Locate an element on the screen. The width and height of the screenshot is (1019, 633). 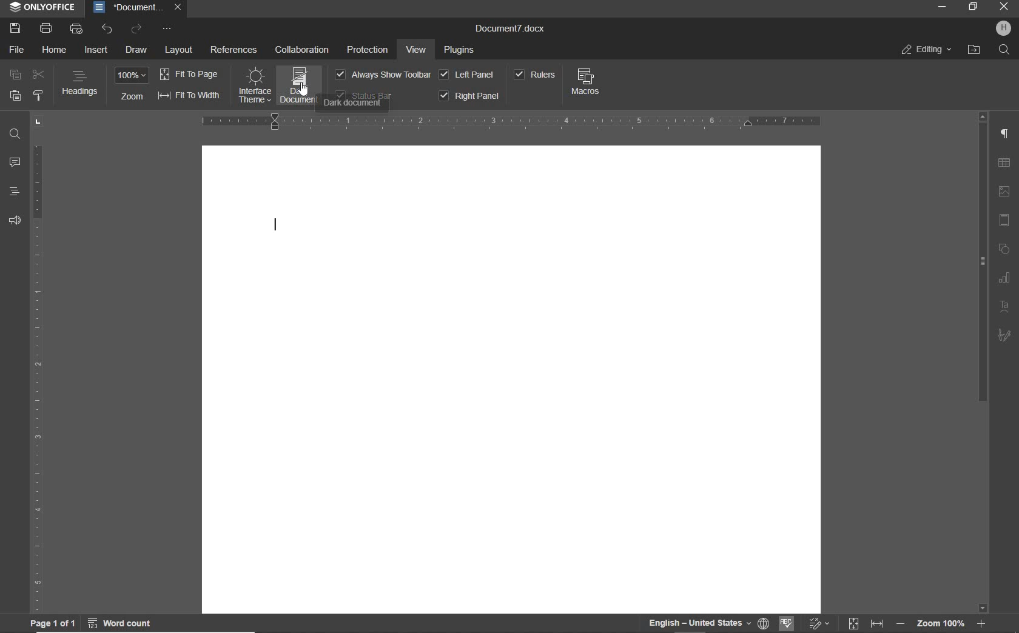
FIND is located at coordinates (15, 136).